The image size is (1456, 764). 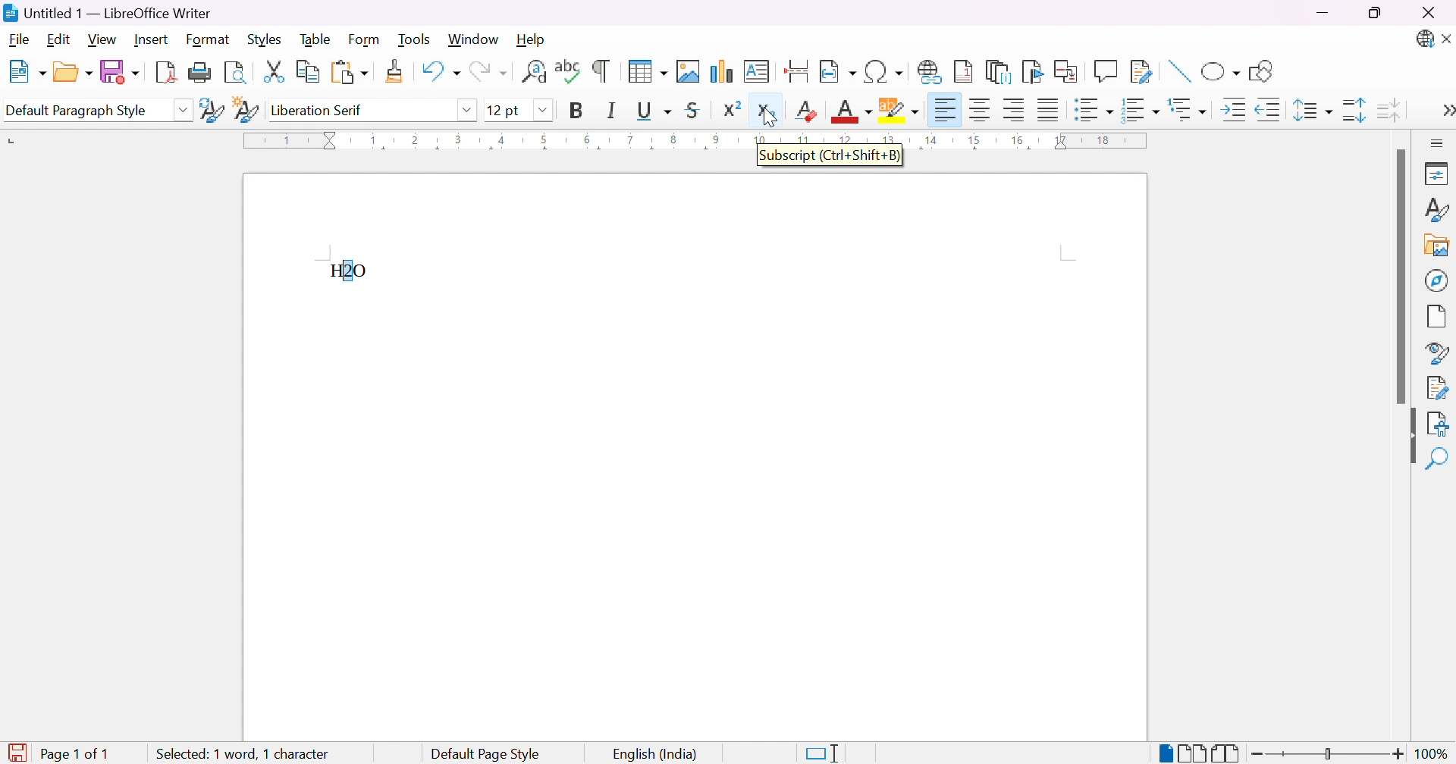 What do you see at coordinates (1387, 108) in the screenshot?
I see `Decrease paragraph spacing` at bounding box center [1387, 108].